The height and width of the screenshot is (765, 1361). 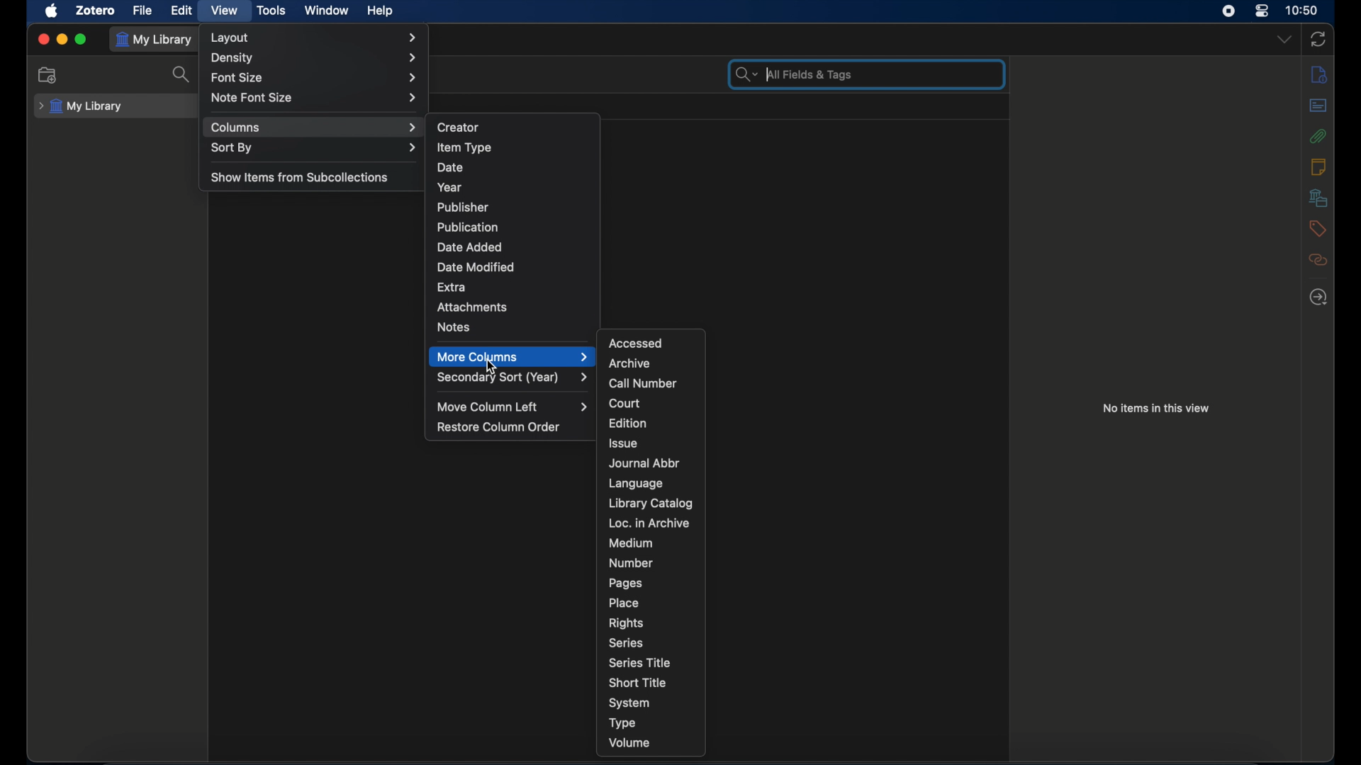 I want to click on date  modified, so click(x=476, y=267).